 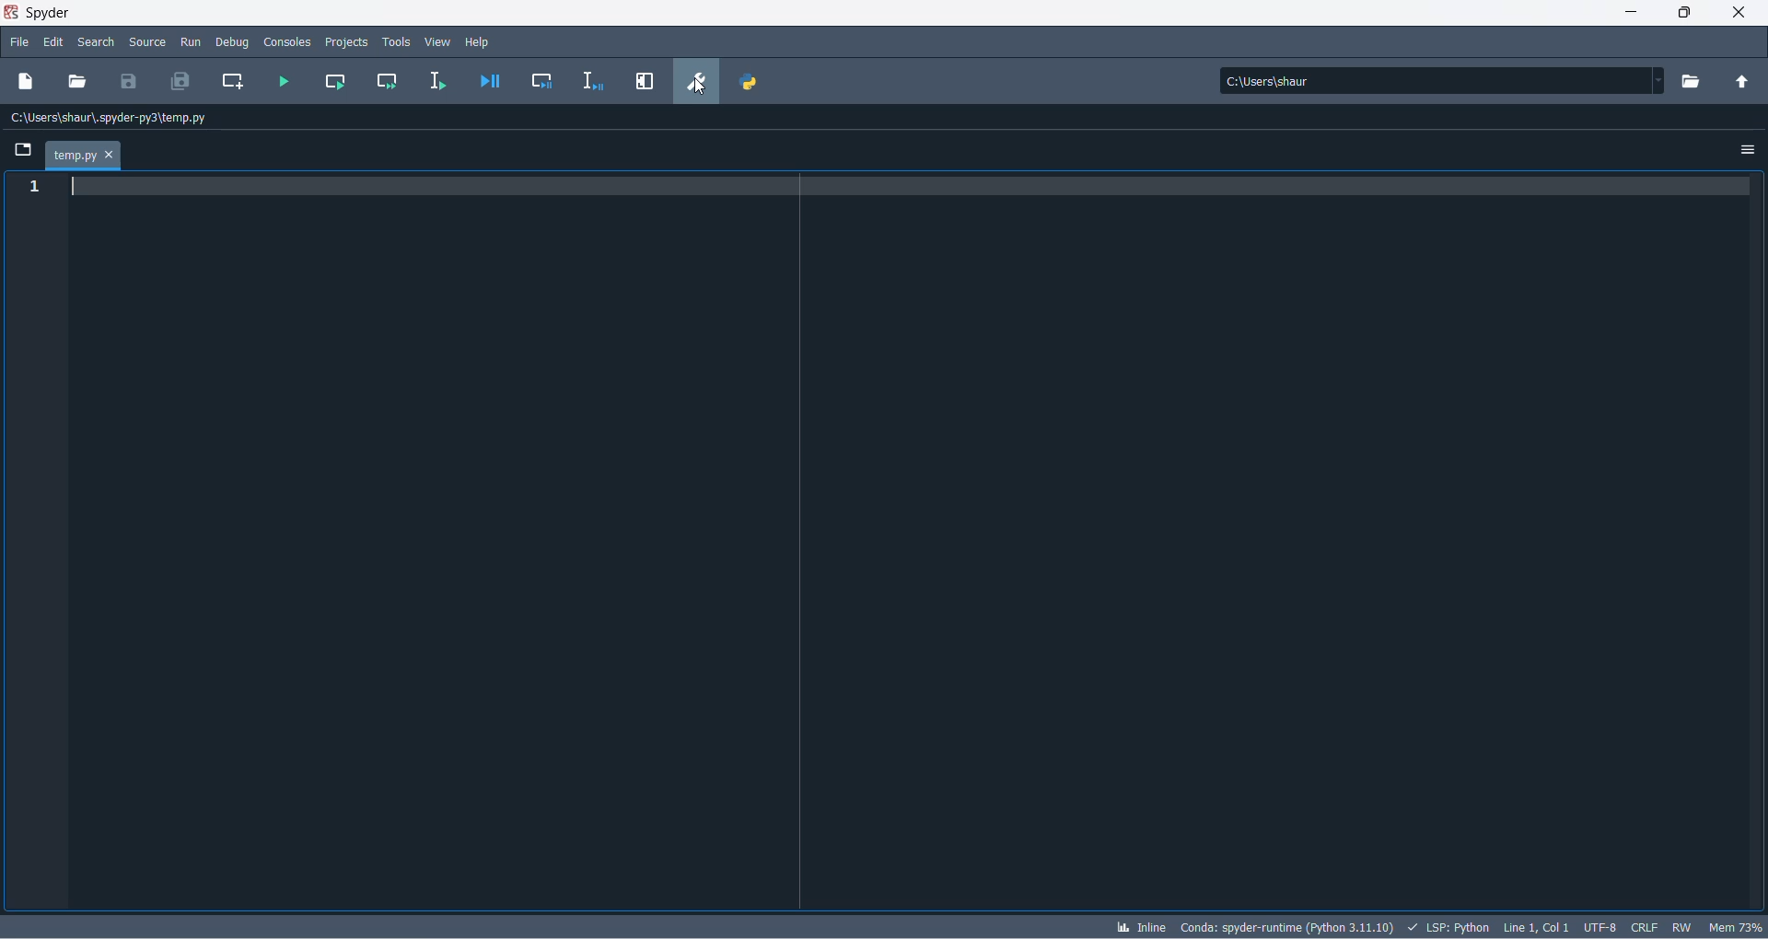 I want to click on run current cell, so click(x=335, y=79).